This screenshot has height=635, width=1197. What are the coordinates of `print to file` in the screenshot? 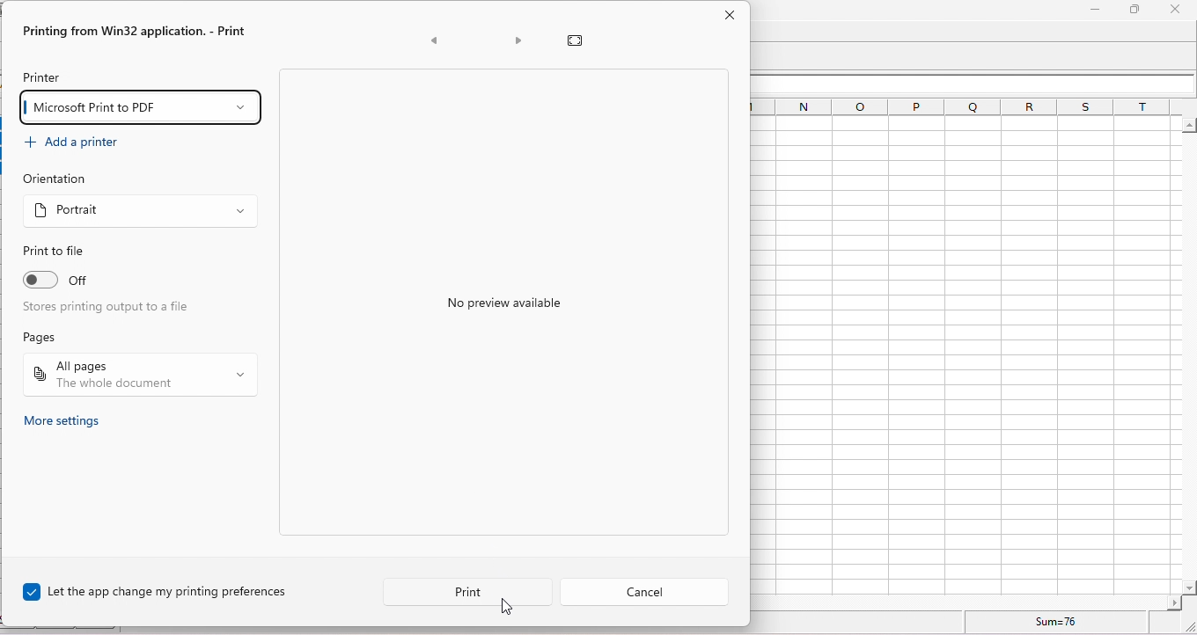 It's located at (58, 252).